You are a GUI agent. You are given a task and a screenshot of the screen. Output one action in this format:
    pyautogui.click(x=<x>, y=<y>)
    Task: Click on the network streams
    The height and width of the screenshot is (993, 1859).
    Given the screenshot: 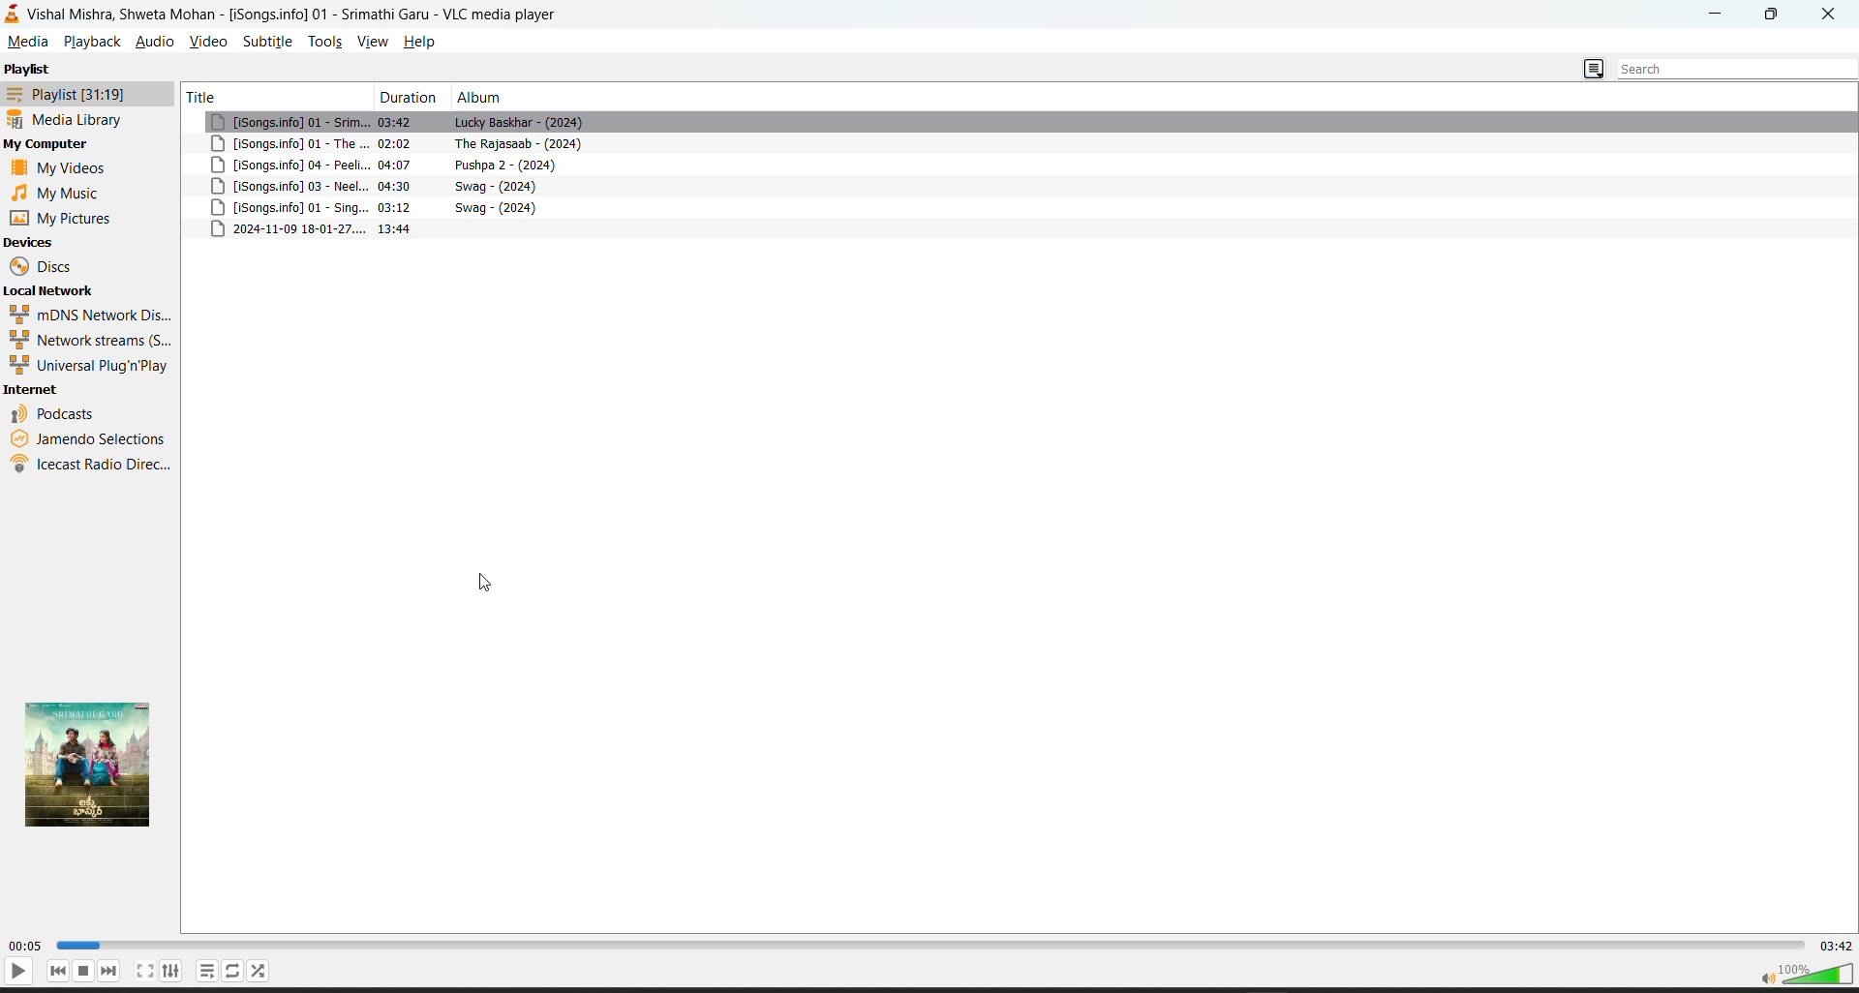 What is the action you would take?
    pyautogui.click(x=85, y=340)
    